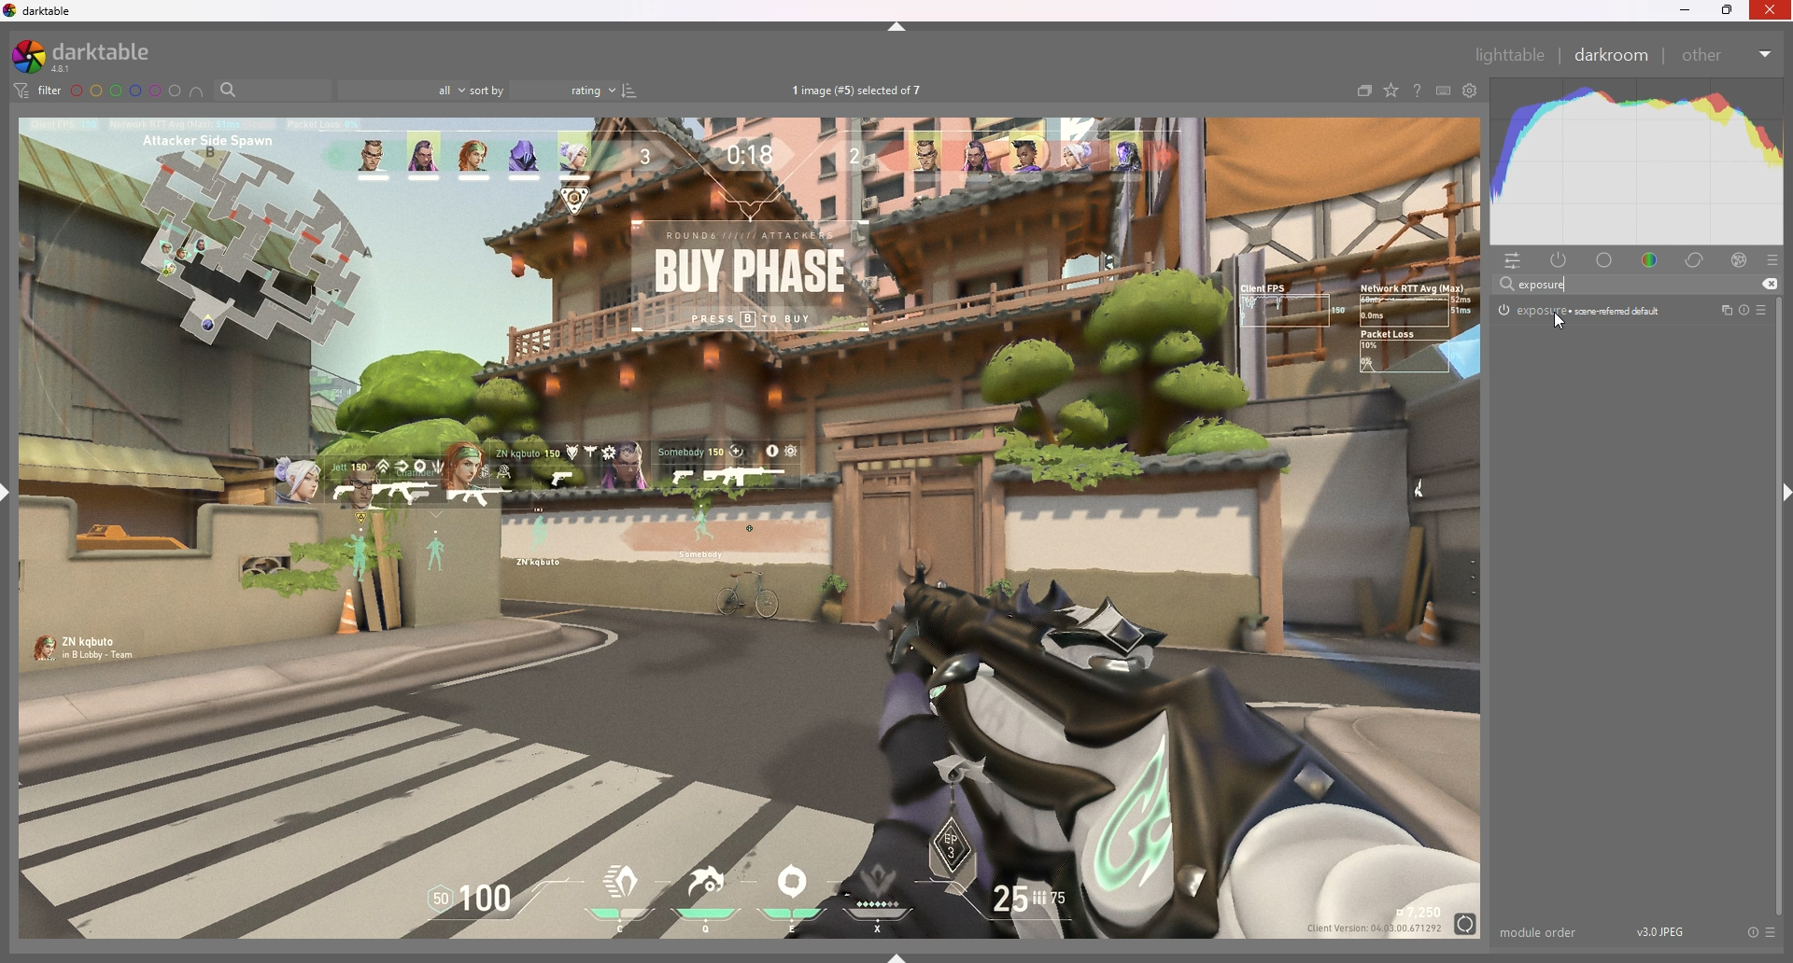 The height and width of the screenshot is (963, 1793). I want to click on images selected, so click(859, 91).